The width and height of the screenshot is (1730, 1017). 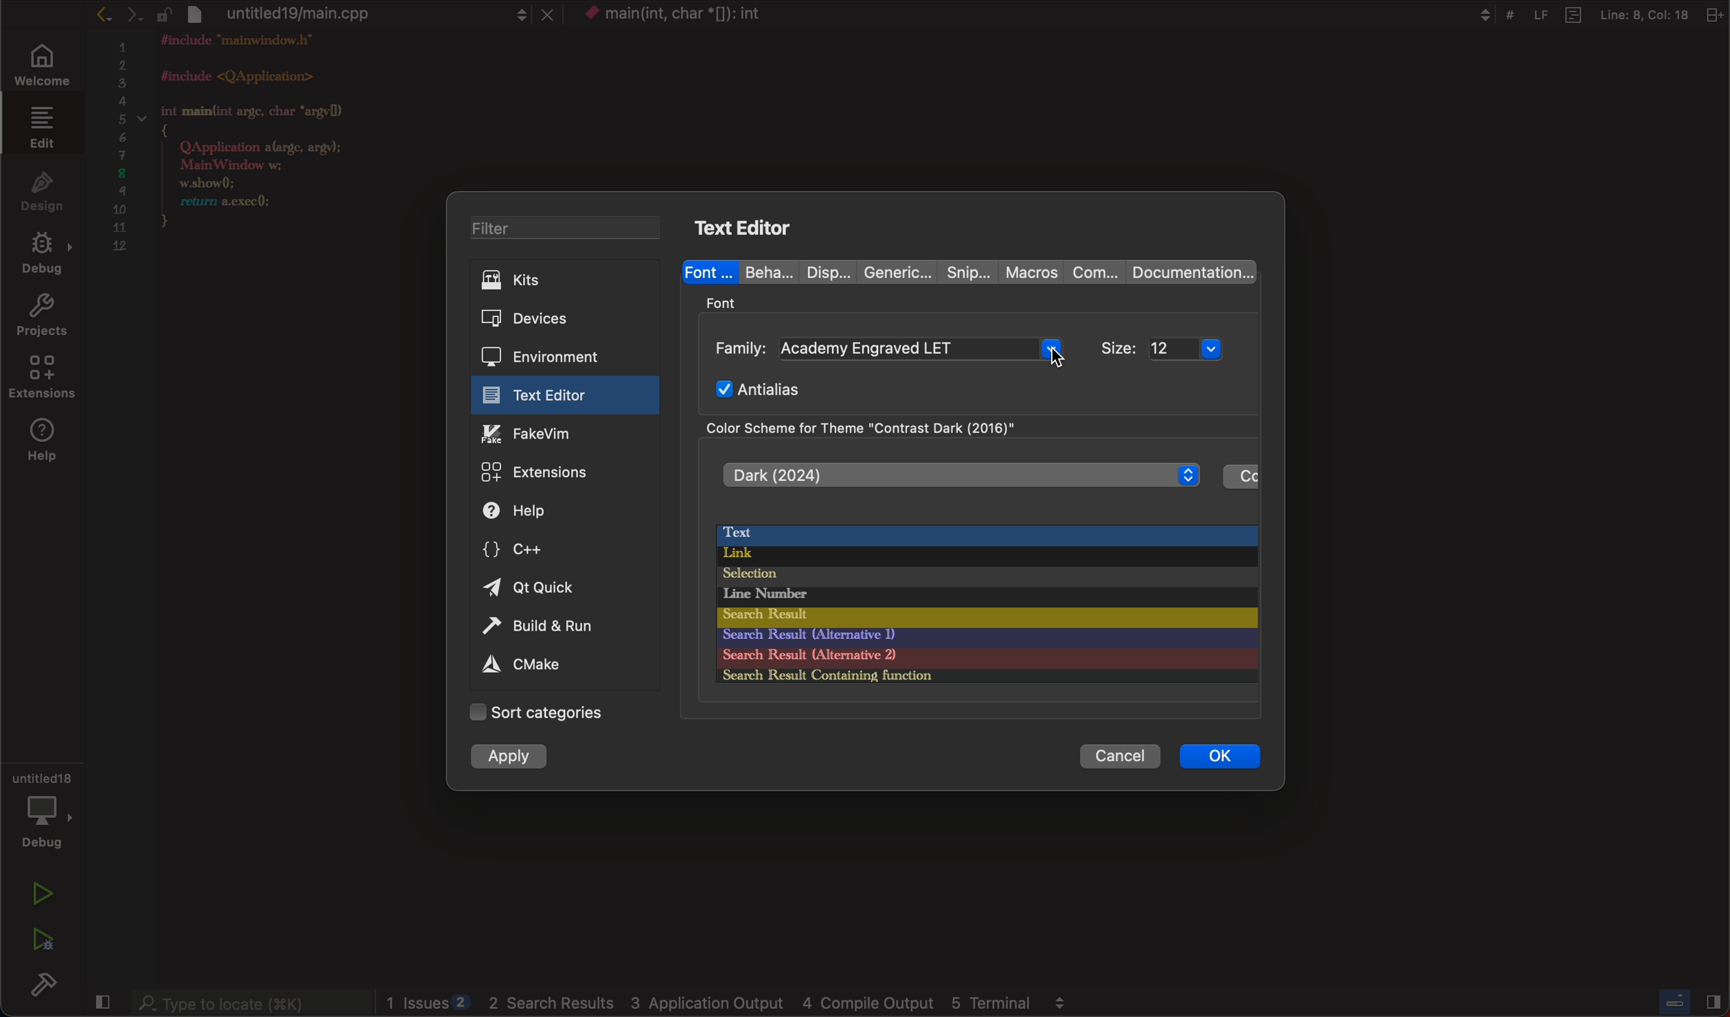 What do you see at coordinates (43, 317) in the screenshot?
I see `projects` at bounding box center [43, 317].